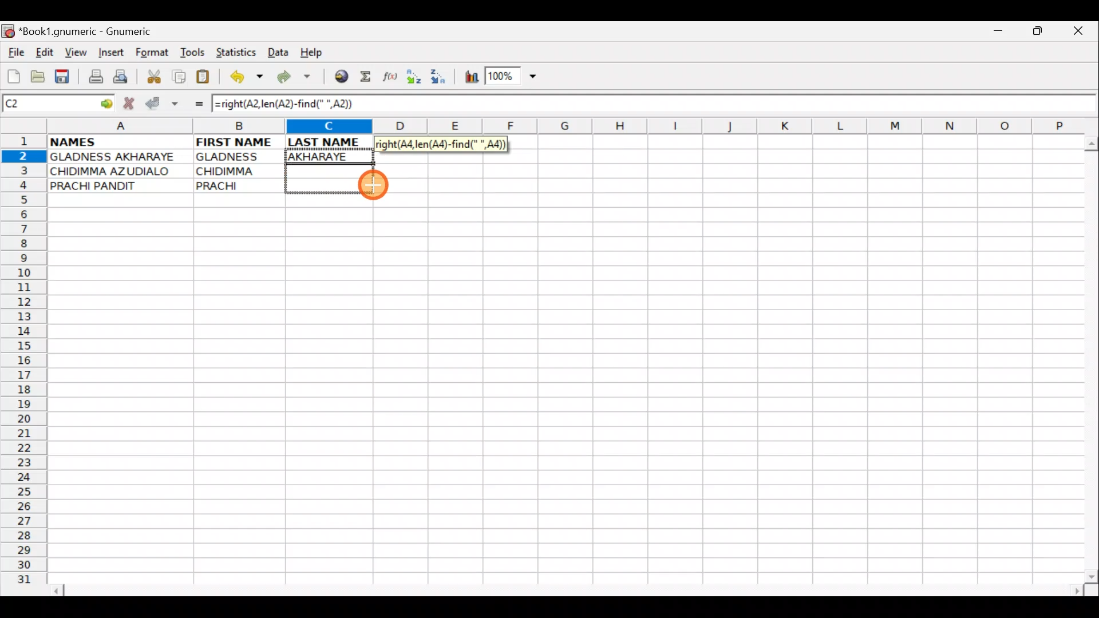 The image size is (1099, 618). Describe the element at coordinates (560, 395) in the screenshot. I see `Cells` at that location.